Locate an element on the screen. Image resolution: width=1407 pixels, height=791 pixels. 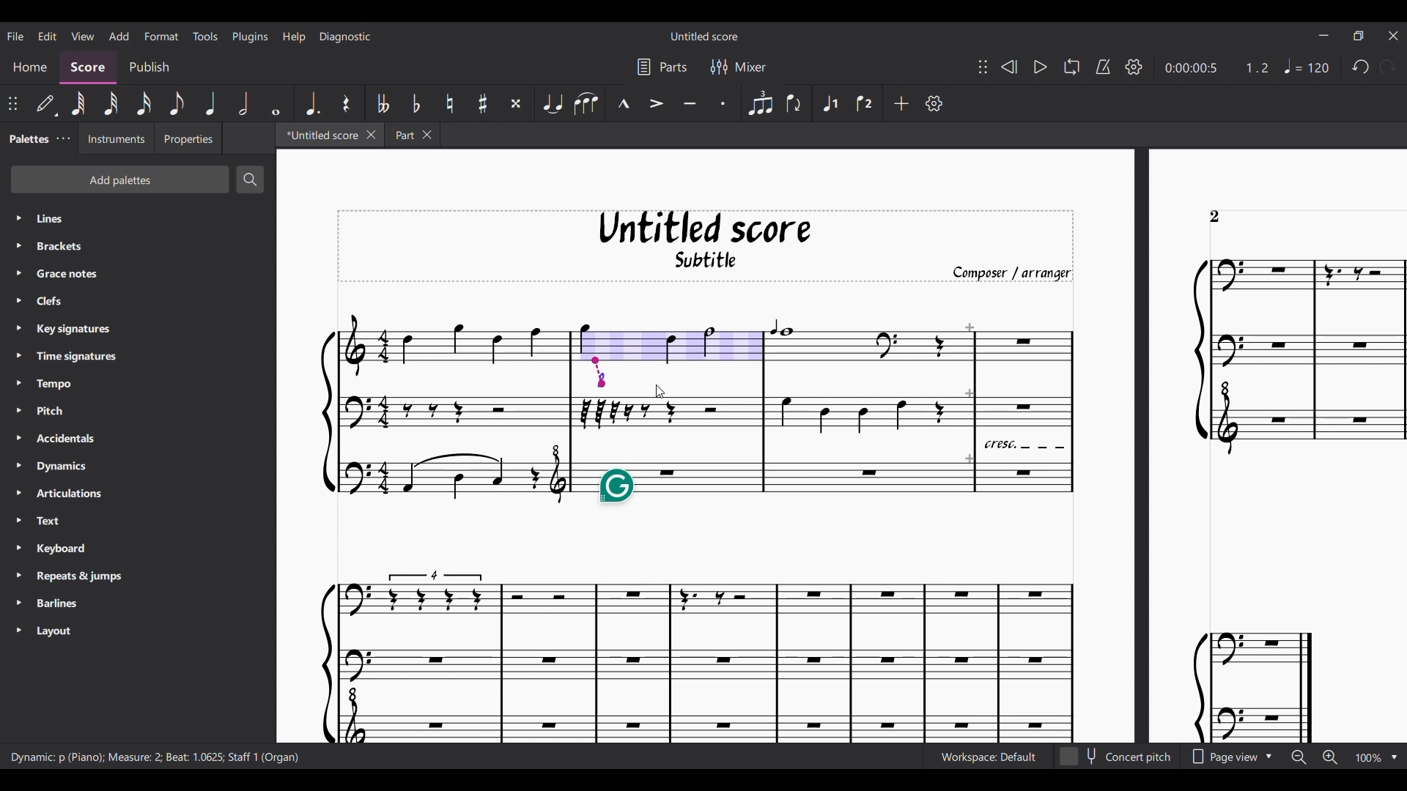
Add is located at coordinates (901, 103).